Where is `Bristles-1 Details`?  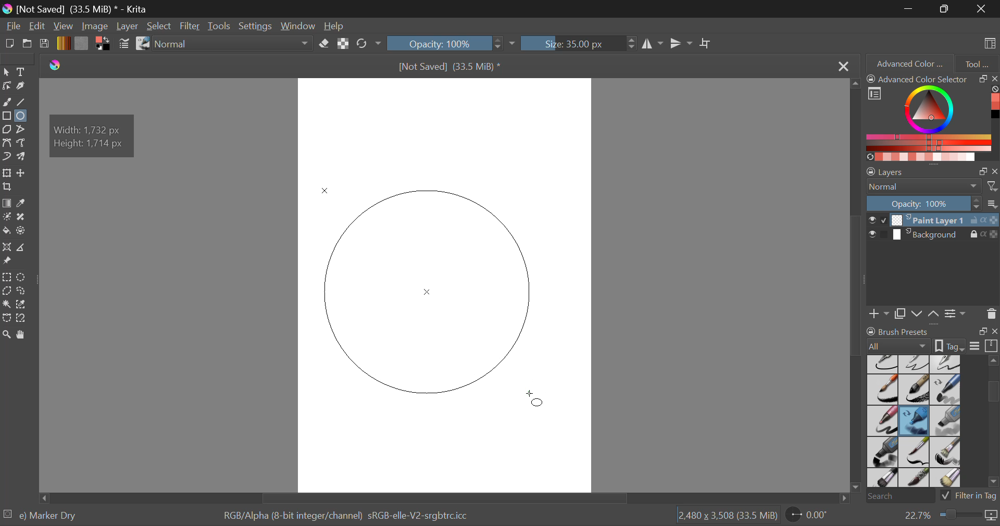
Bristles-1 Details is located at coordinates (915, 452).